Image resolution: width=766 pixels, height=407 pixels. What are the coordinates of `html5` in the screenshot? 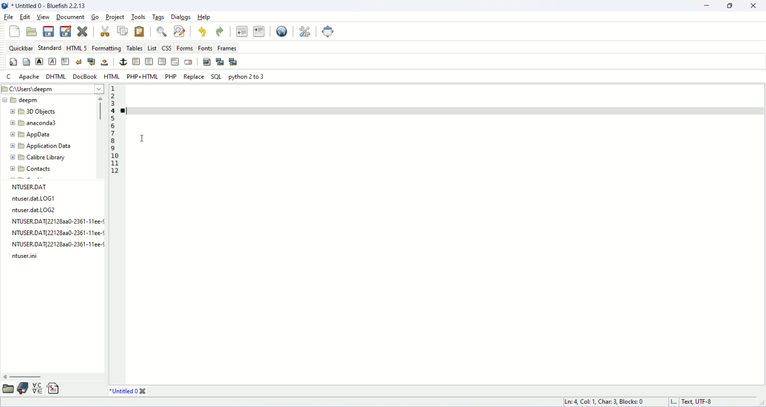 It's located at (77, 48).